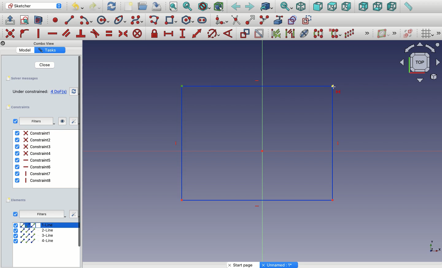  Describe the element at coordinates (427, 33) in the screenshot. I see `Toggle grid` at that location.